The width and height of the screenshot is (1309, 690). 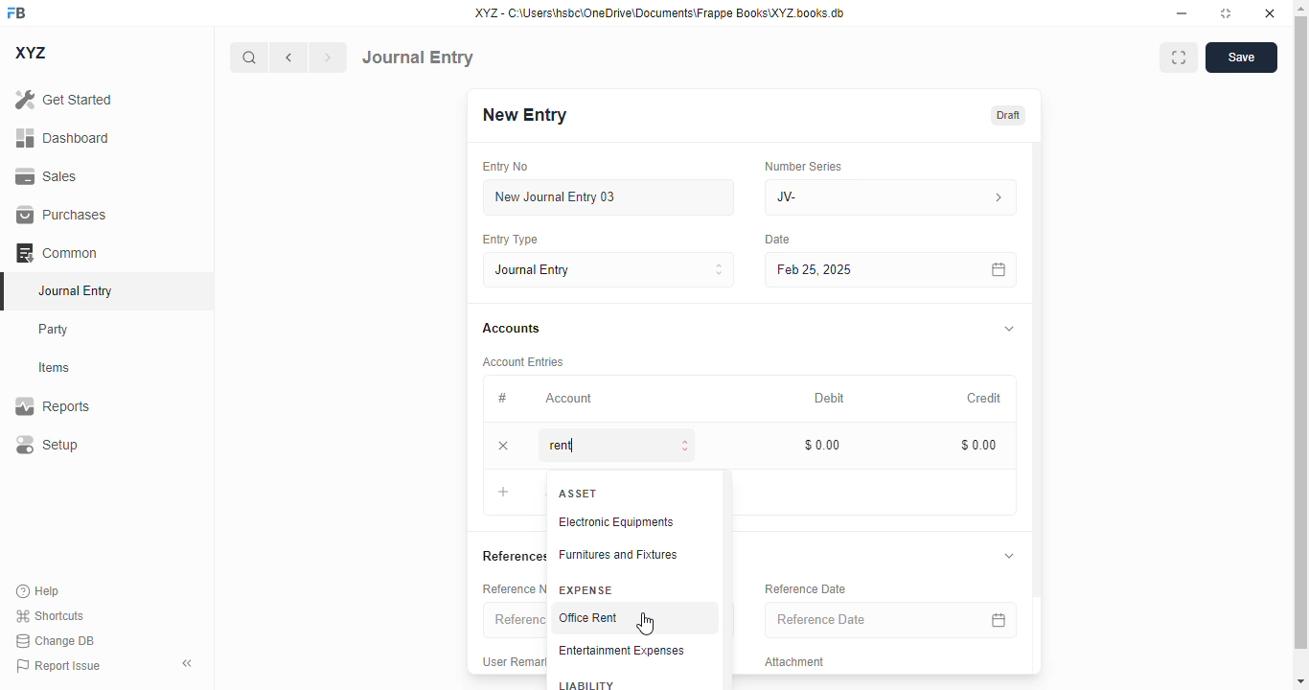 I want to click on reports, so click(x=53, y=405).